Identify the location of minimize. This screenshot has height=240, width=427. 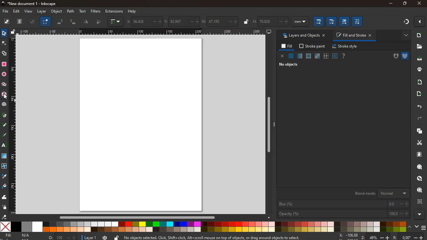
(391, 3).